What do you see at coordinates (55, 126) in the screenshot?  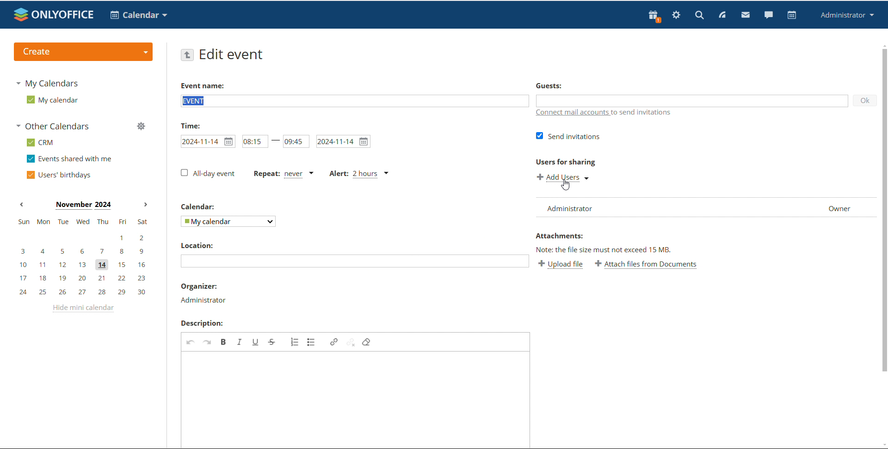 I see `other calendars` at bounding box center [55, 126].